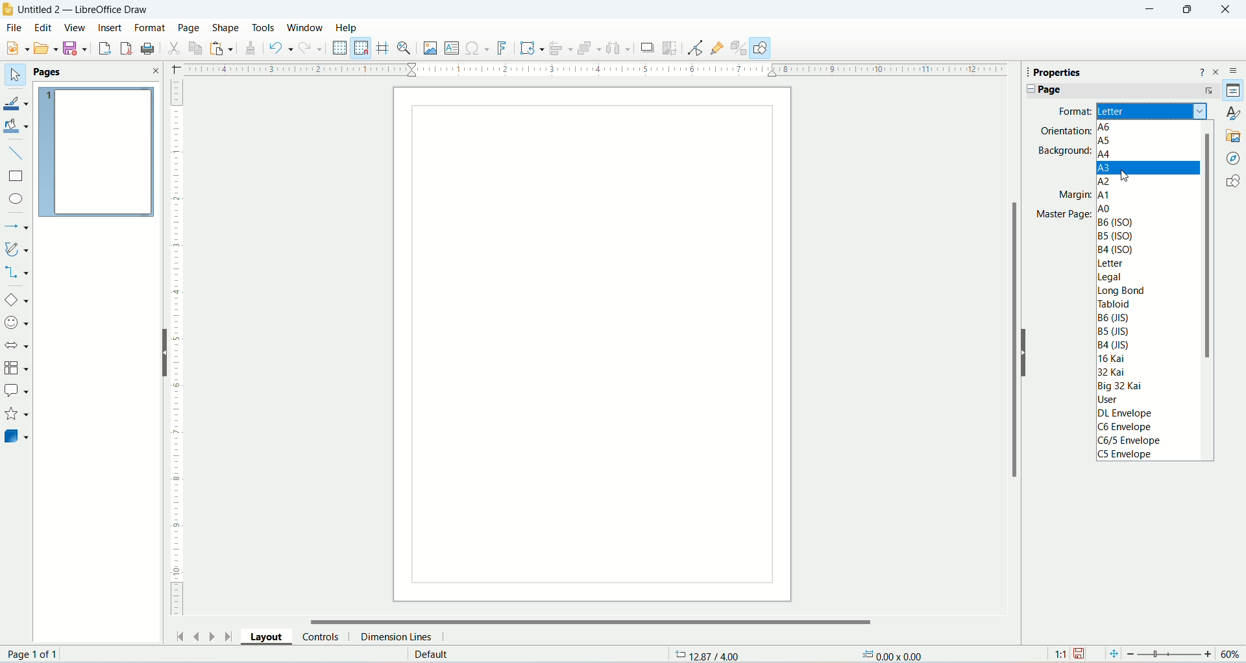  I want to click on , so click(46, 47).